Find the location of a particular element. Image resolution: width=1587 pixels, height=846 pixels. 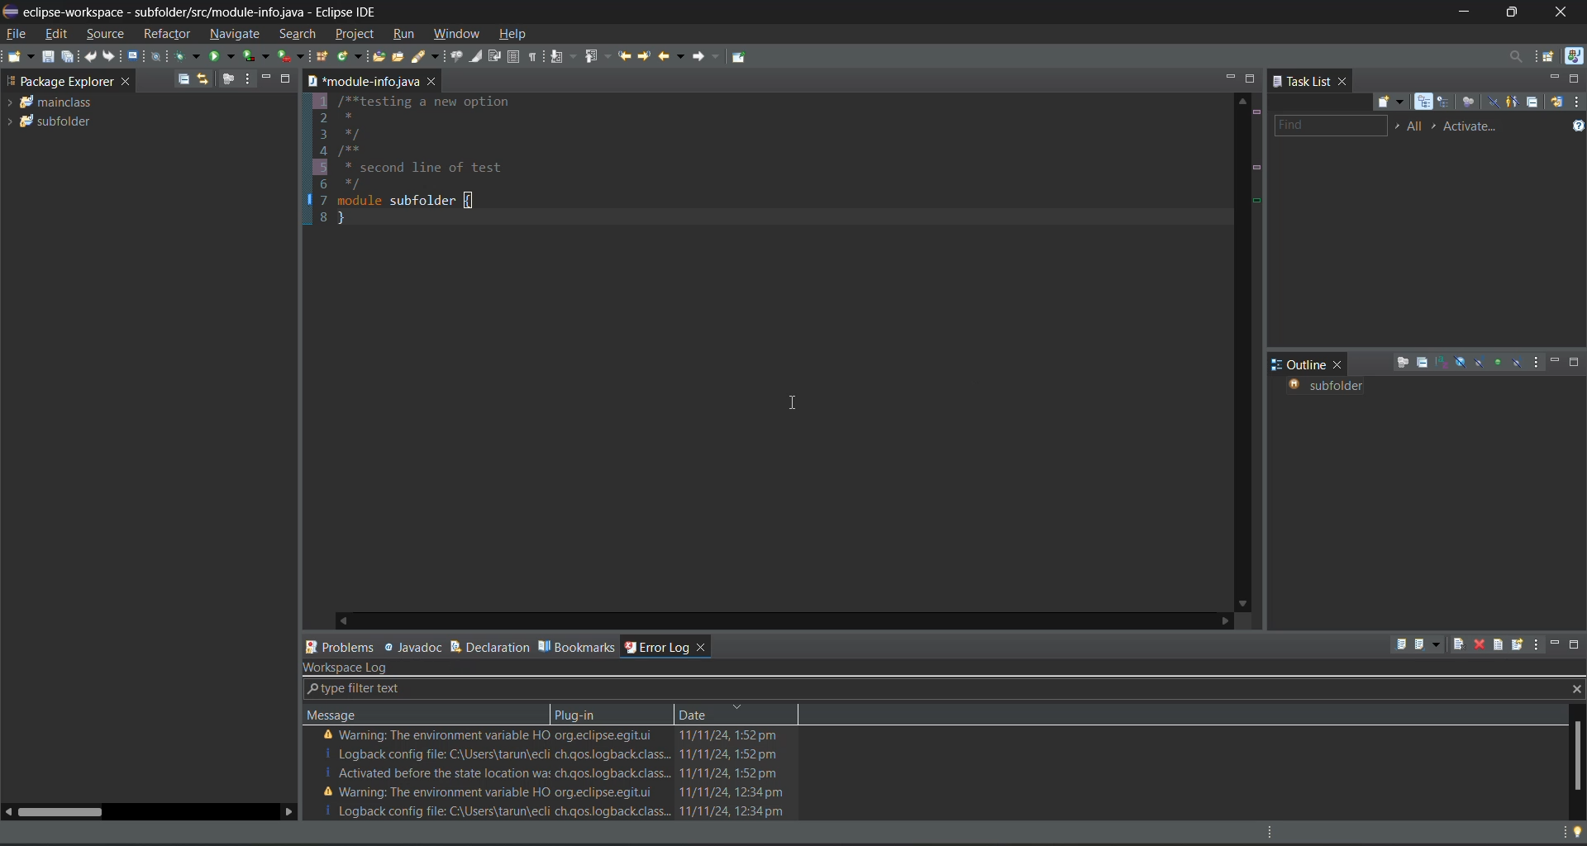

close is located at coordinates (1567, 12).